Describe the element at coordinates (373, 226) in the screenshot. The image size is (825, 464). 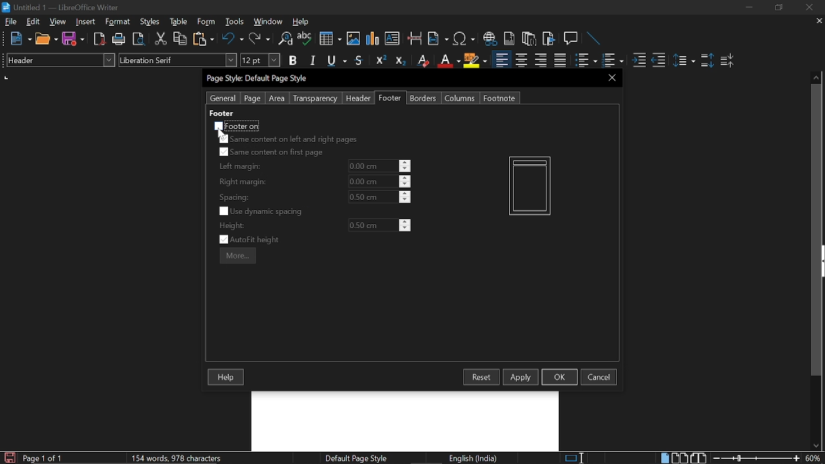
I see `Height` at that location.